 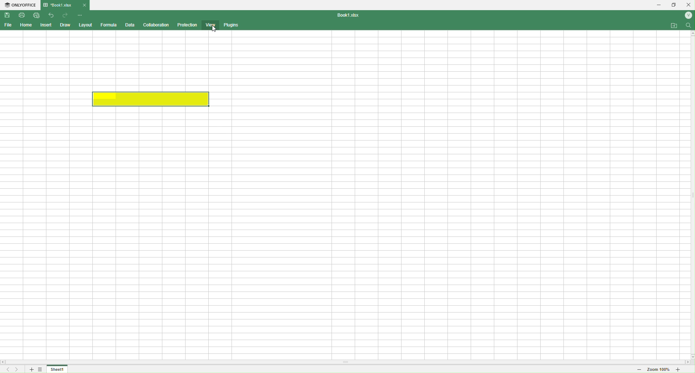 I want to click on List of sheets, so click(x=42, y=369).